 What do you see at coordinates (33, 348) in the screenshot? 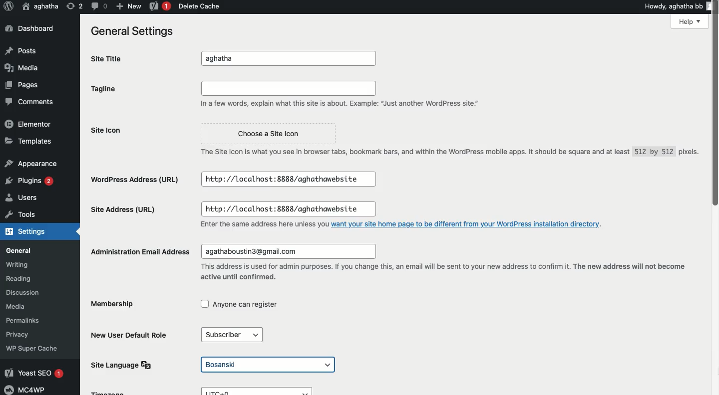
I see `WP Super Cache` at bounding box center [33, 348].